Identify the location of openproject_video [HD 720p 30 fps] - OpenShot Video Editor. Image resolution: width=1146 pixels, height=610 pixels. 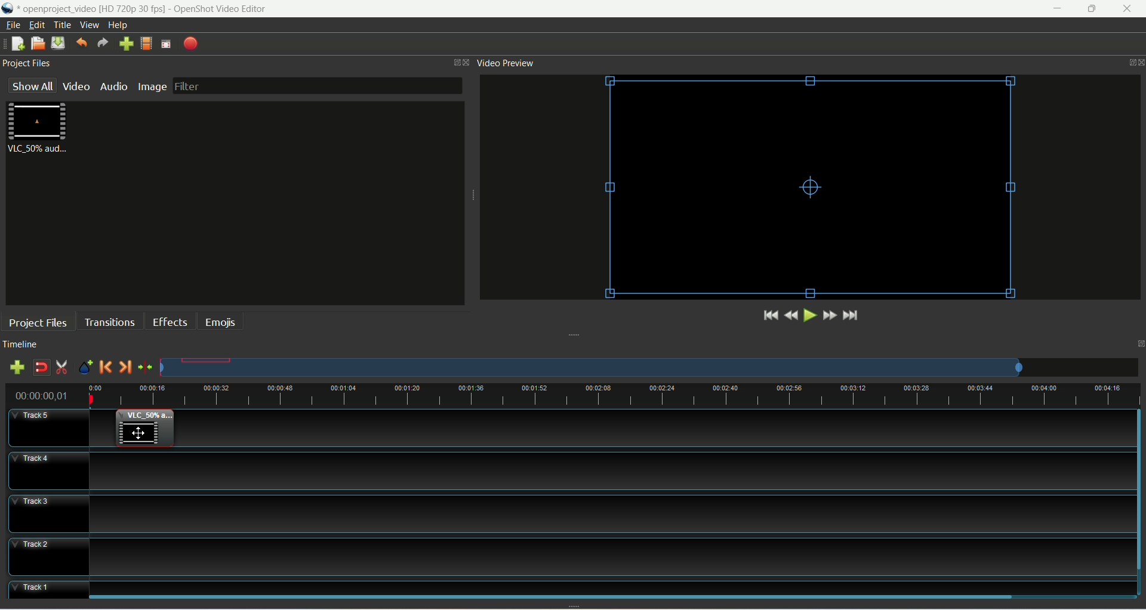
(159, 8).